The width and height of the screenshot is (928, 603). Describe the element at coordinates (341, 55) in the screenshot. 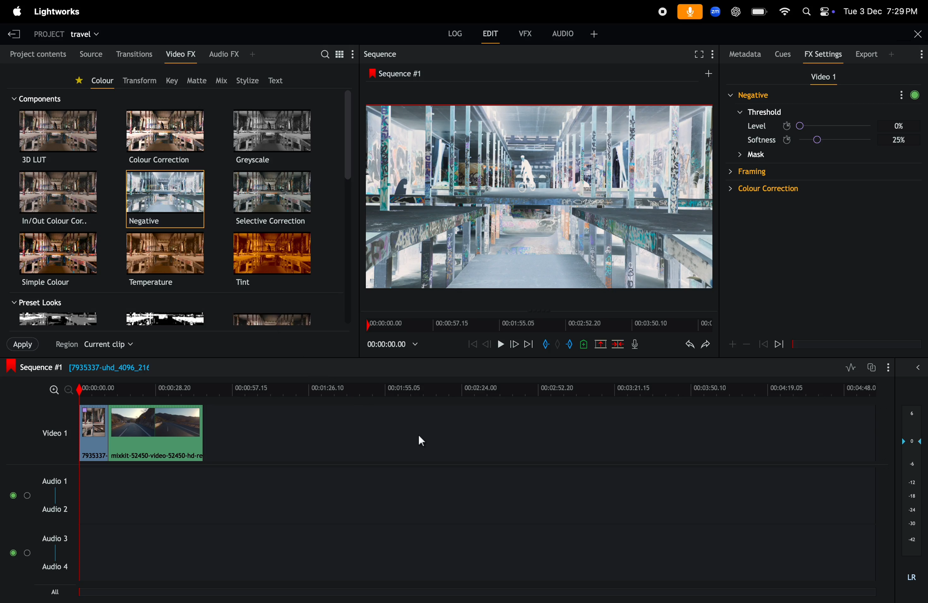

I see `togle between the list view` at that location.